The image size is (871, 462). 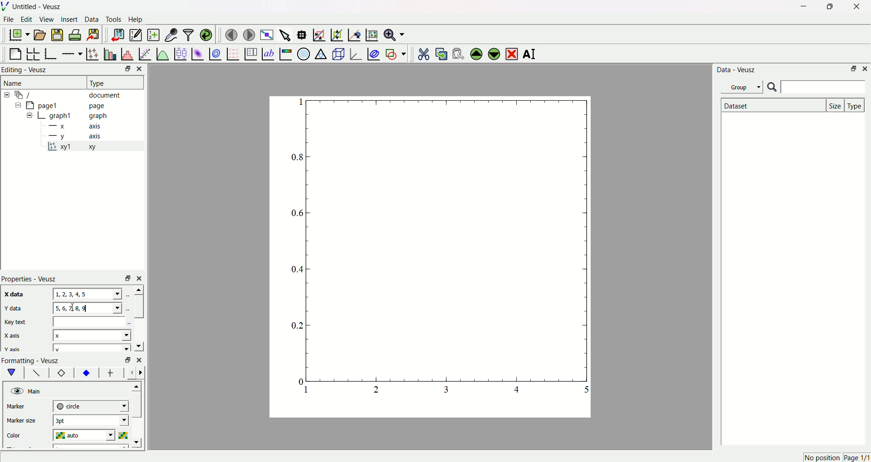 What do you see at coordinates (285, 54) in the screenshot?
I see `image color bar` at bounding box center [285, 54].